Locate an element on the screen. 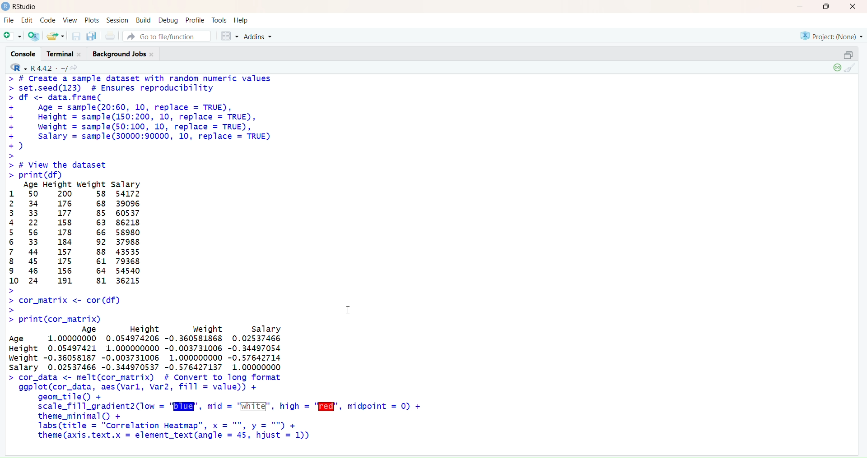 The image size is (867, 458). Session suspend timeout passed: A child process is running is located at coordinates (836, 68).